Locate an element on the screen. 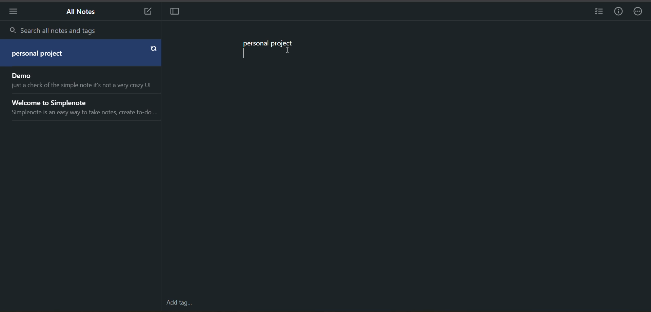  toggle focus mode is located at coordinates (175, 12).